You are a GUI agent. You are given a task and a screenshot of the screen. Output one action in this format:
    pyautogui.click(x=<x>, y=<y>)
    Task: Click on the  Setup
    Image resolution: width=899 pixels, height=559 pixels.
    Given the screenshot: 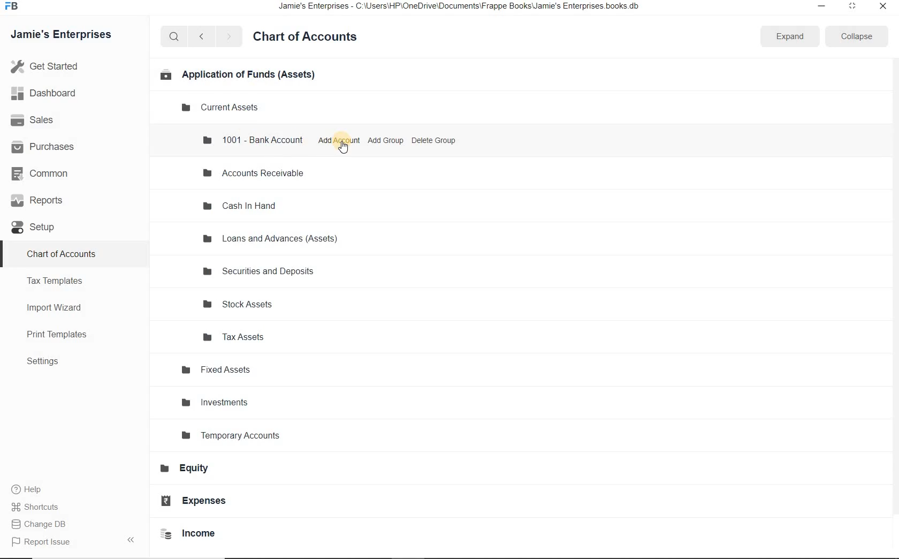 What is the action you would take?
    pyautogui.click(x=41, y=228)
    